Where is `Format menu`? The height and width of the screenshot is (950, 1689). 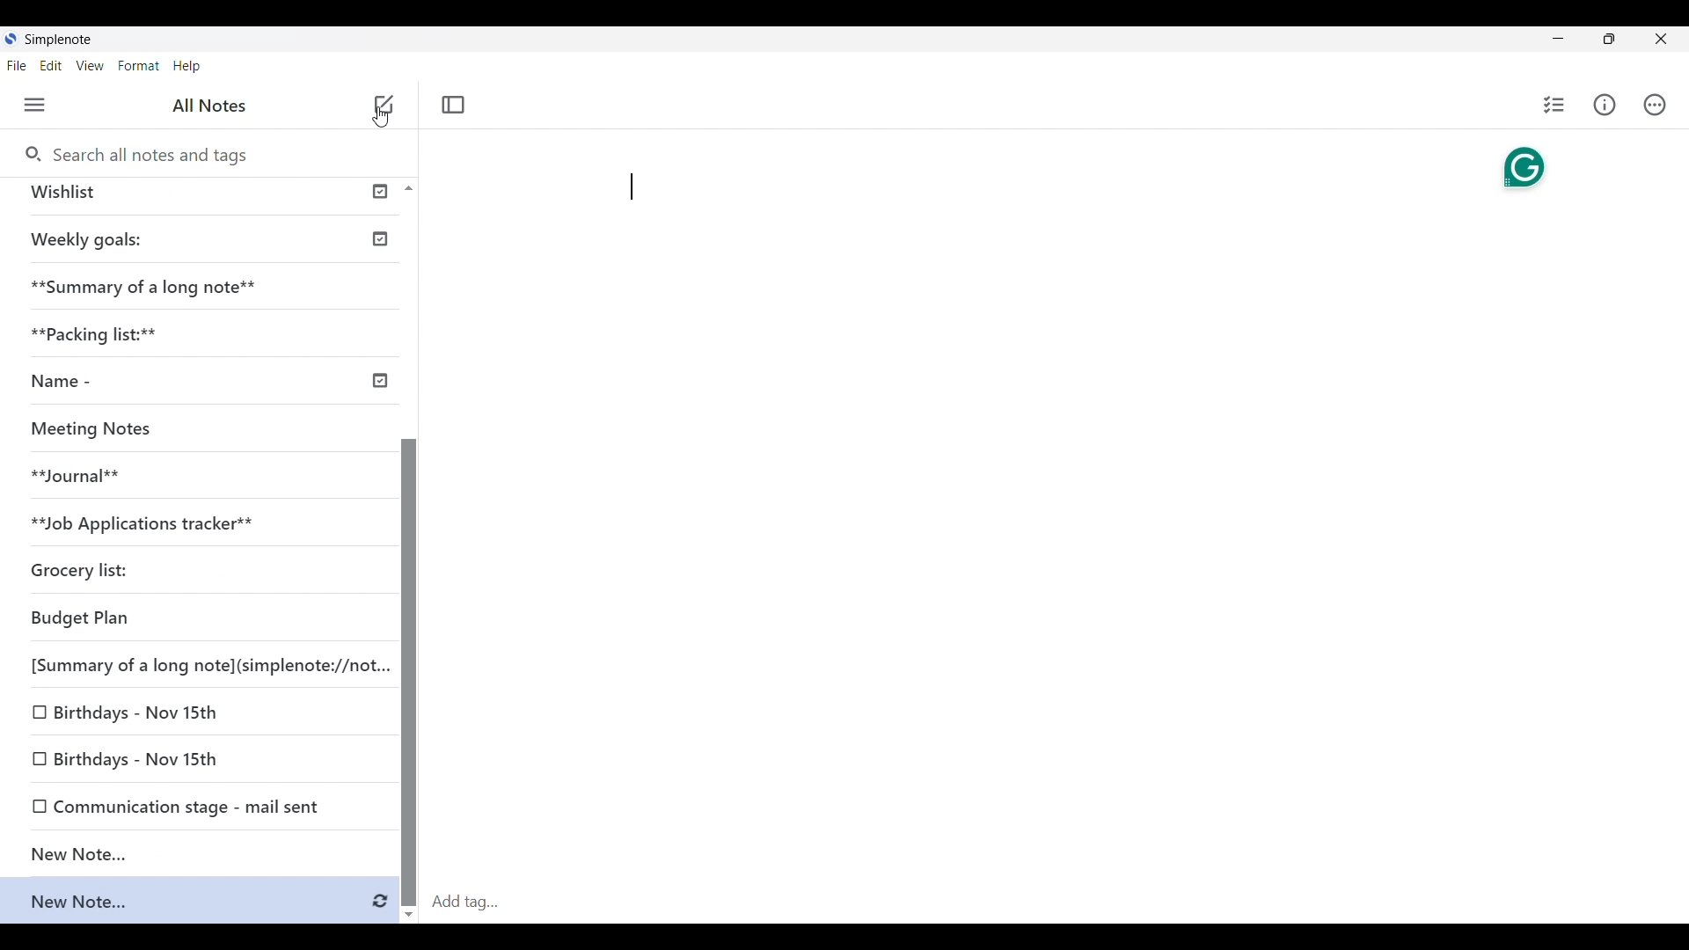 Format menu is located at coordinates (139, 66).